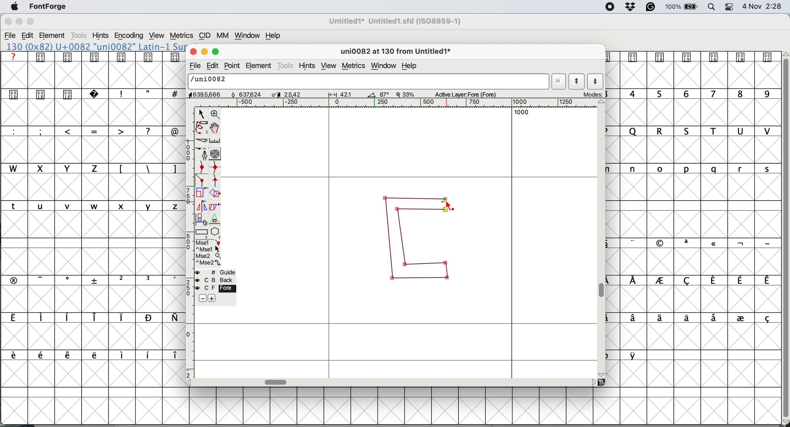 Image resolution: width=790 pixels, height=427 pixels. What do you see at coordinates (765, 6) in the screenshot?
I see `Date and Time` at bounding box center [765, 6].